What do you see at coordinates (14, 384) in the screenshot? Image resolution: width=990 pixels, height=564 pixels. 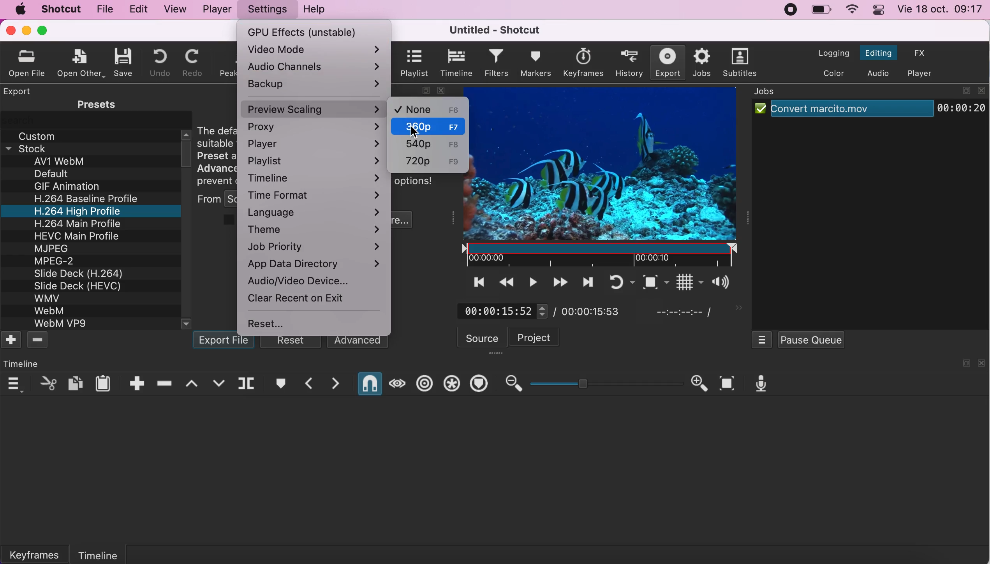 I see `timeline menu` at bounding box center [14, 384].